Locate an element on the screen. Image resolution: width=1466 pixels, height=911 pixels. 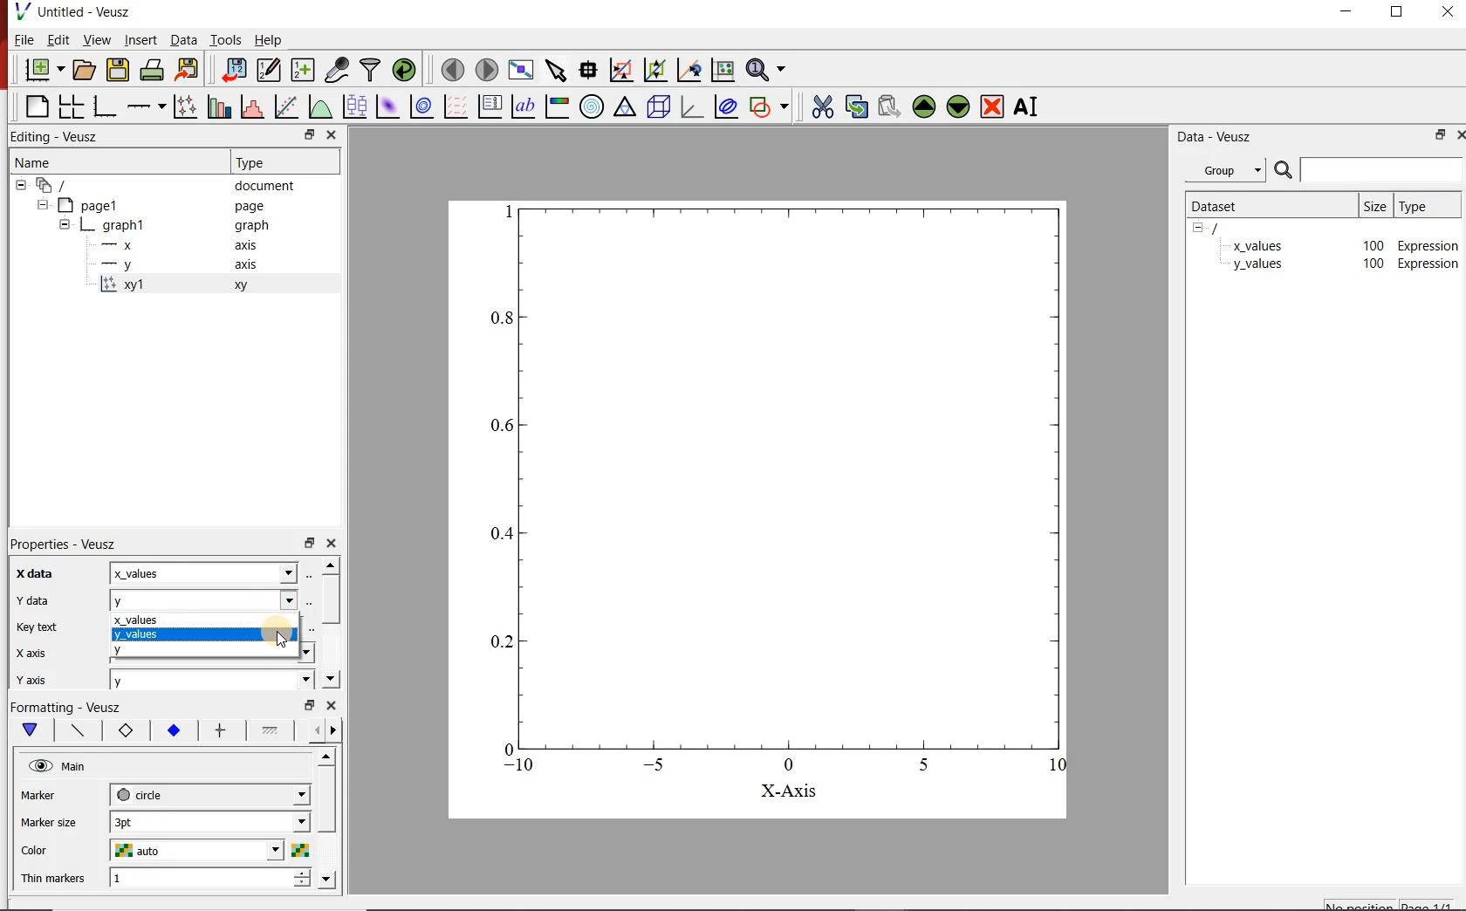
export to graphics format is located at coordinates (188, 69).